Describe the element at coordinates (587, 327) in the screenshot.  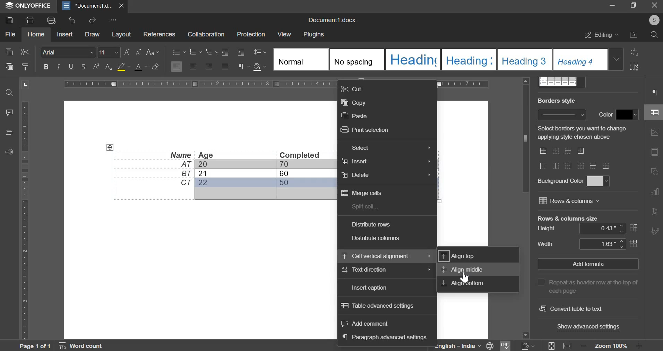
I see `show advanced settings` at that location.